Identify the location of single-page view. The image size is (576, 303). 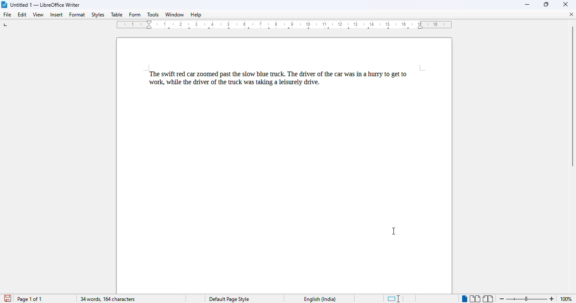
(464, 299).